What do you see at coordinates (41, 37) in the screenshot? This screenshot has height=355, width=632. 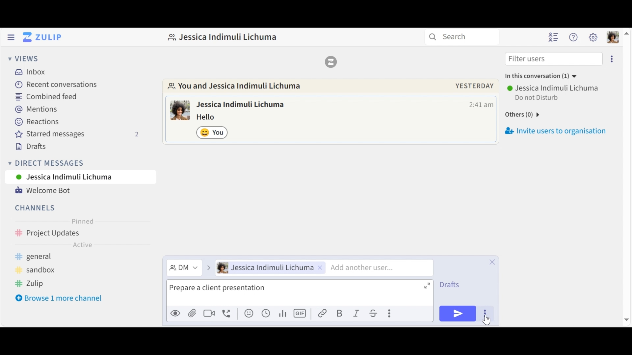 I see `Go to Home View` at bounding box center [41, 37].